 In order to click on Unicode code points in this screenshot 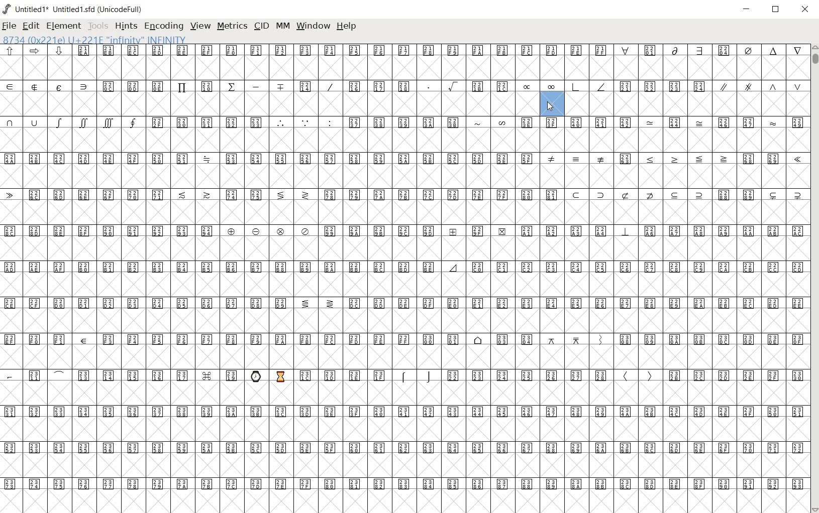, I will do `click(735, 375)`.